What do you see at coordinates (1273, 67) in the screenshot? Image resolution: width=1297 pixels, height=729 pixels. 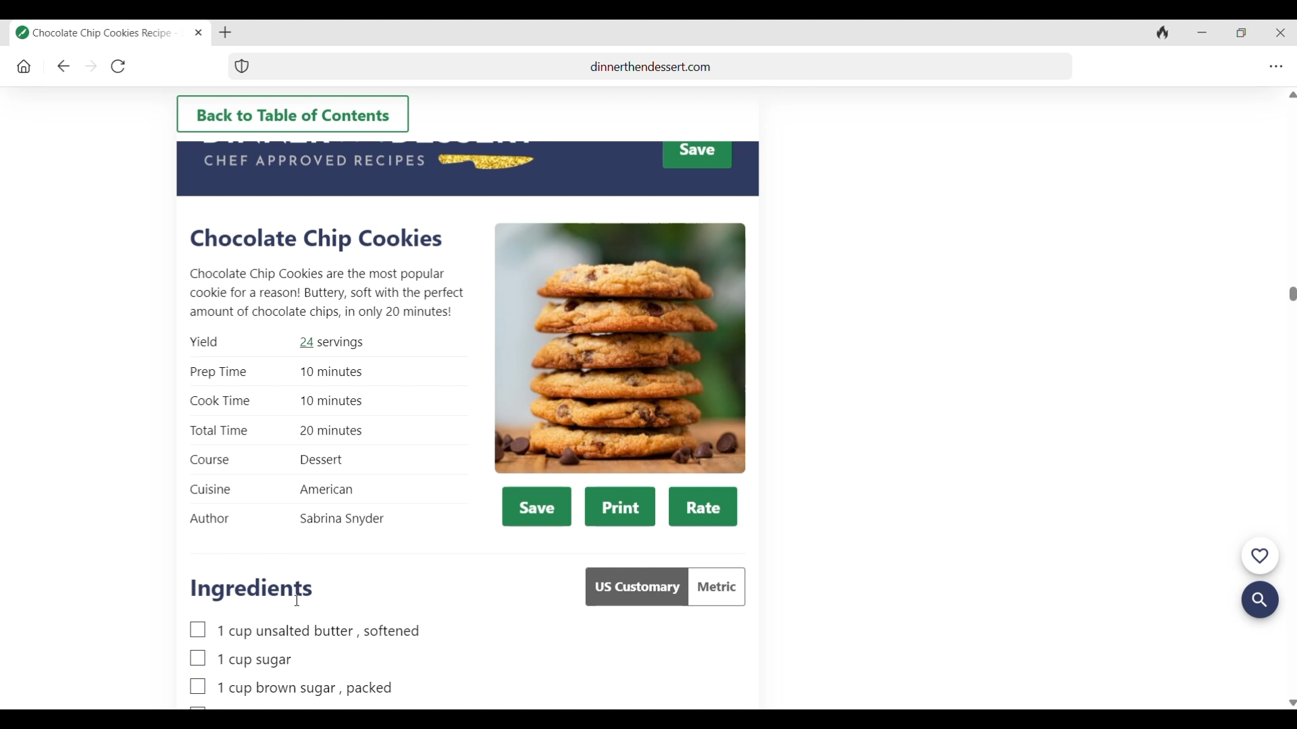 I see `Browser settings` at bounding box center [1273, 67].